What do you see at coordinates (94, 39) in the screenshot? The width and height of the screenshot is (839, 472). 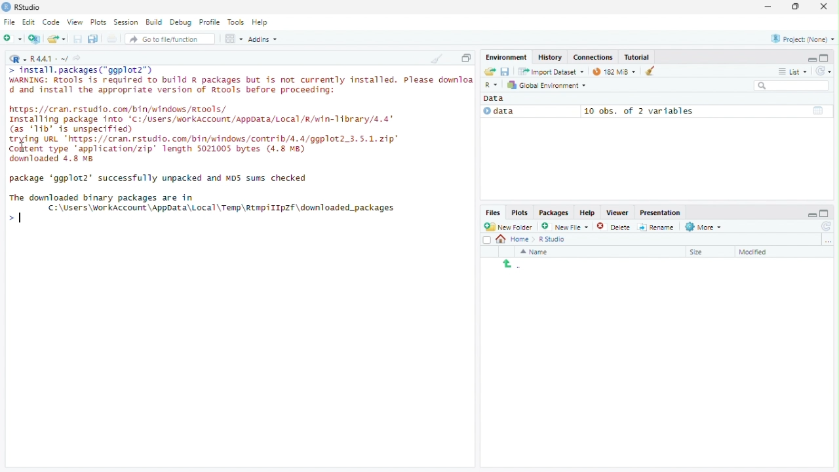 I see `save all open documents` at bounding box center [94, 39].